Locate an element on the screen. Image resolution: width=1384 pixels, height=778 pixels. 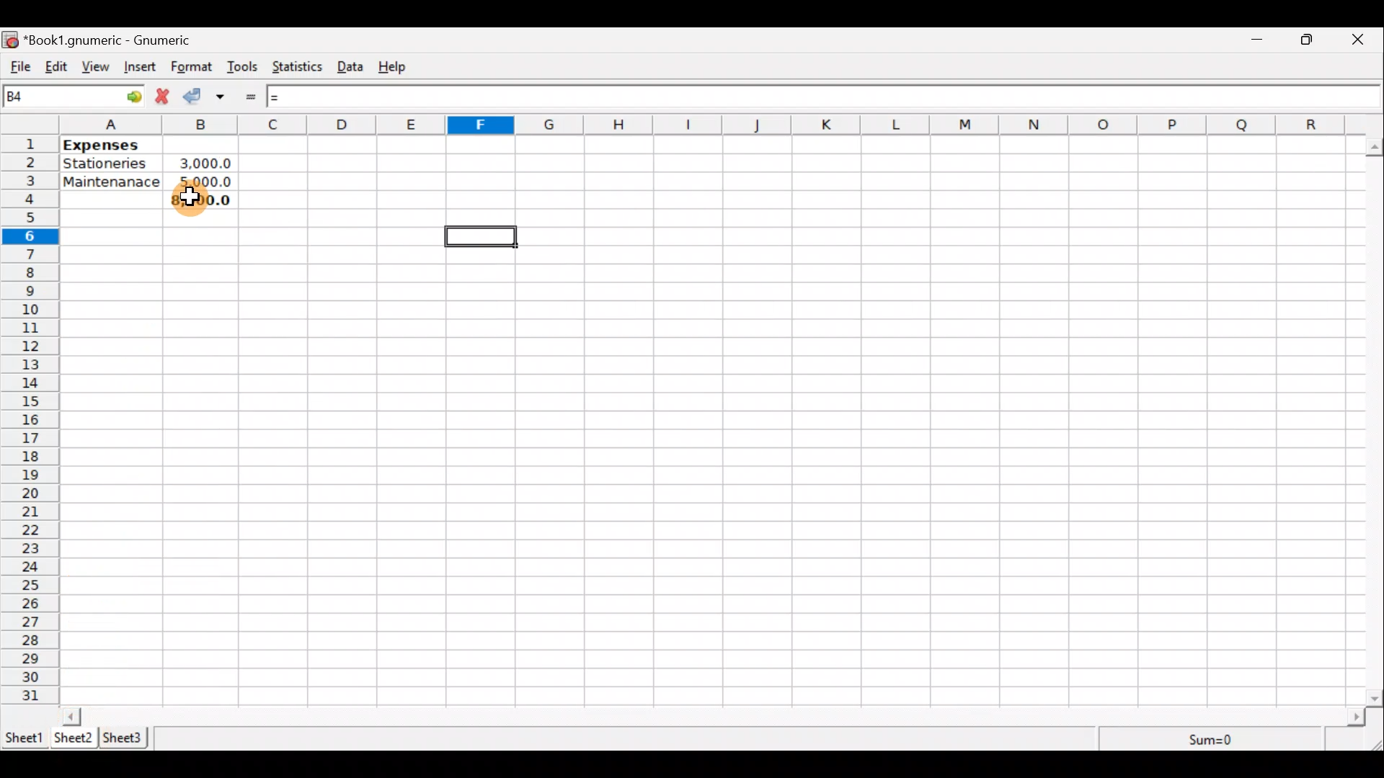
numbering column is located at coordinates (29, 422).